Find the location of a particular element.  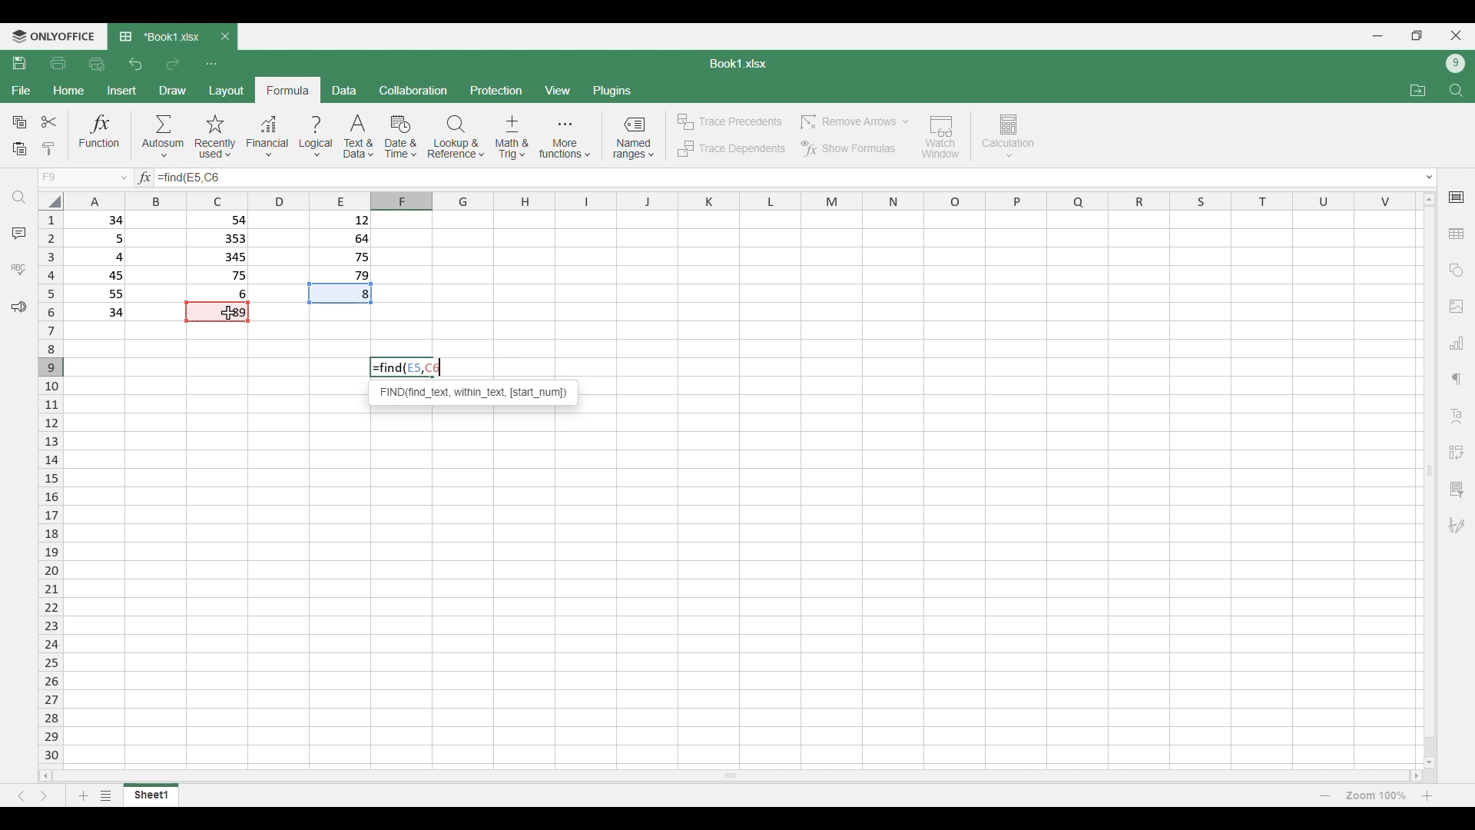

Expand text box is located at coordinates (1430, 178).